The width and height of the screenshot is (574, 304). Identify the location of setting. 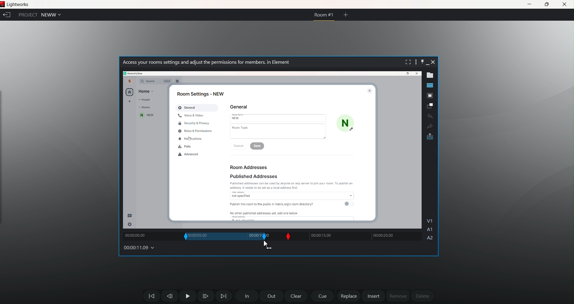
(130, 224).